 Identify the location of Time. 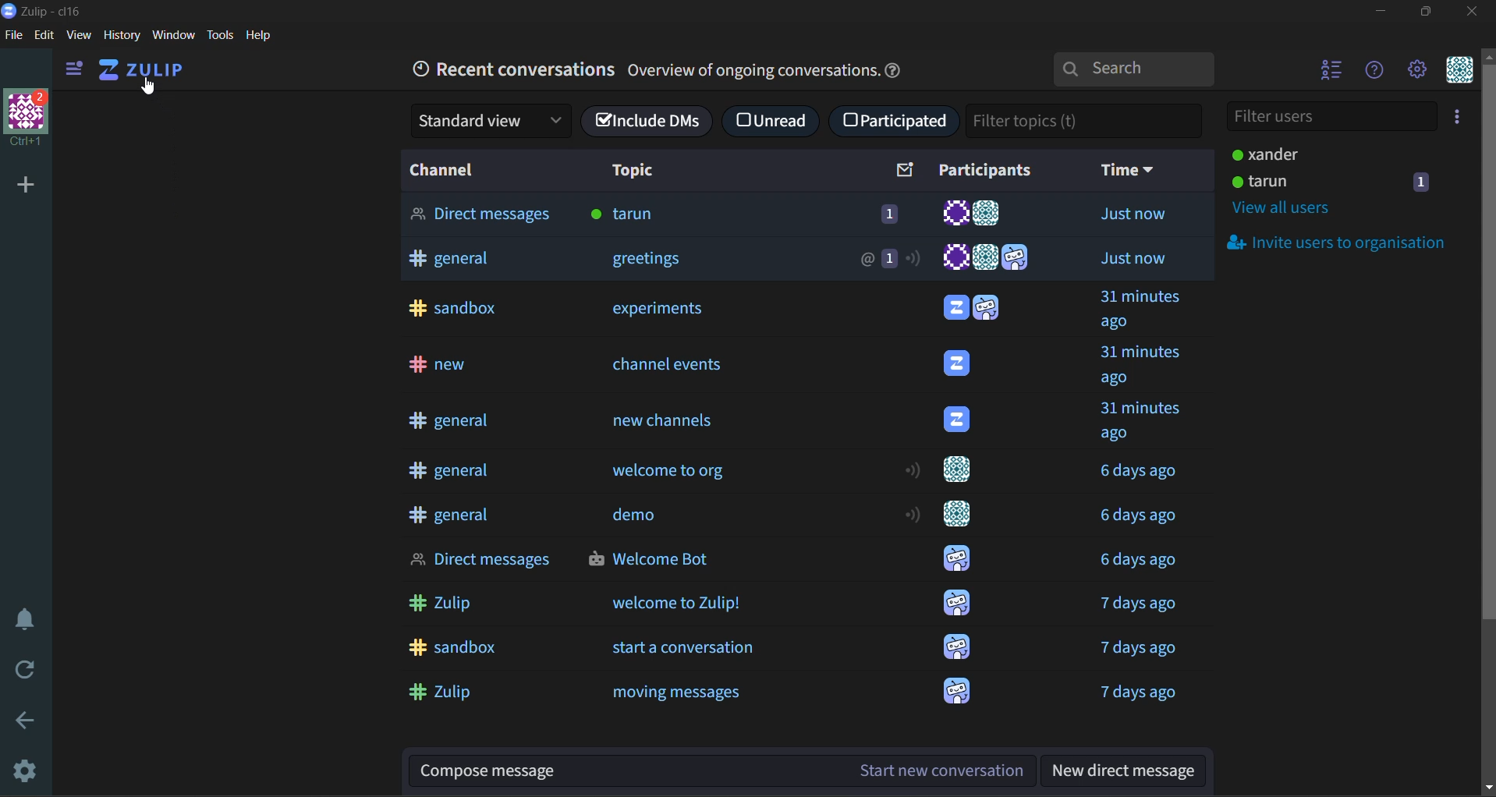
(1143, 305).